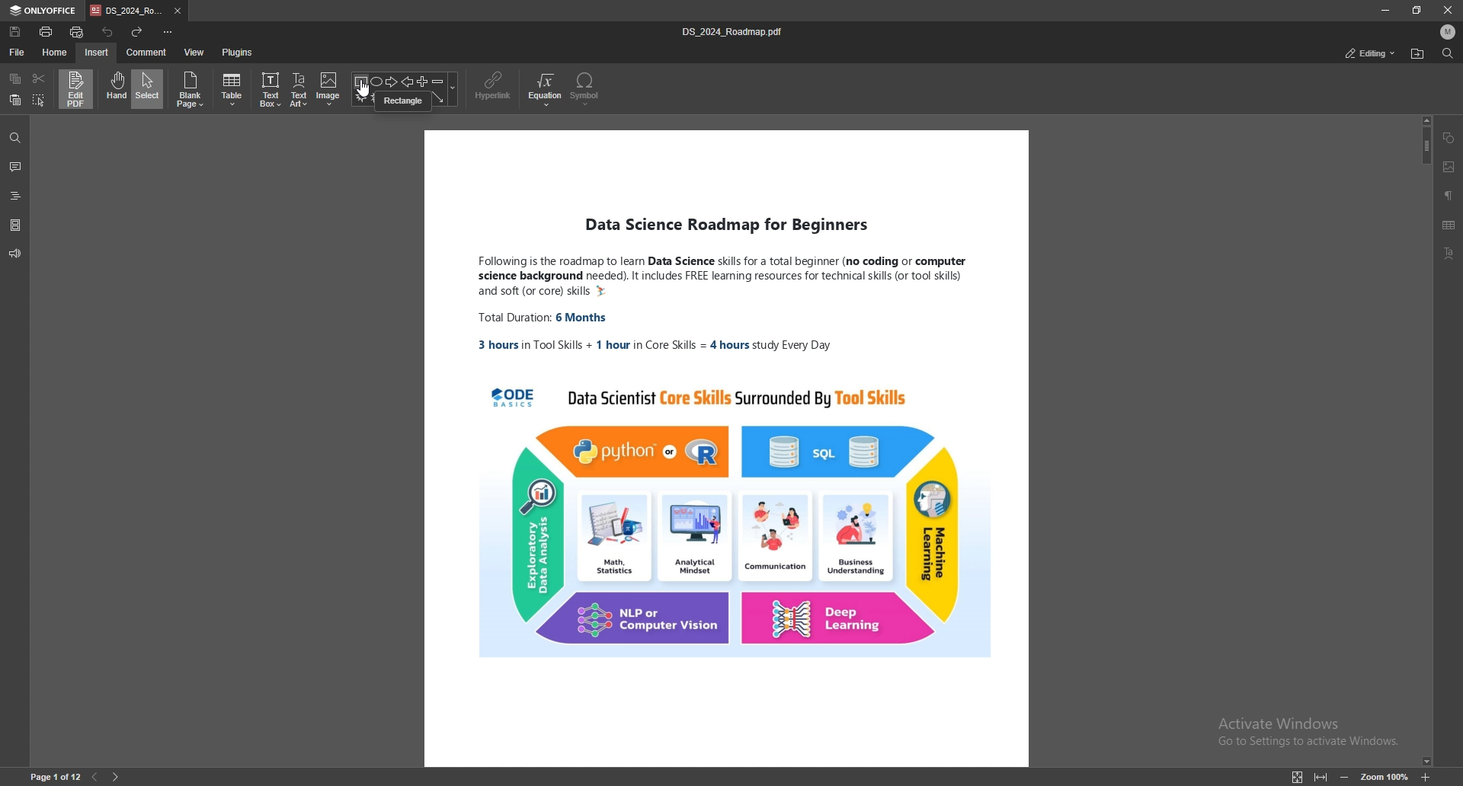 This screenshot has width=1463, height=786. What do you see at coordinates (300, 89) in the screenshot?
I see `text art` at bounding box center [300, 89].